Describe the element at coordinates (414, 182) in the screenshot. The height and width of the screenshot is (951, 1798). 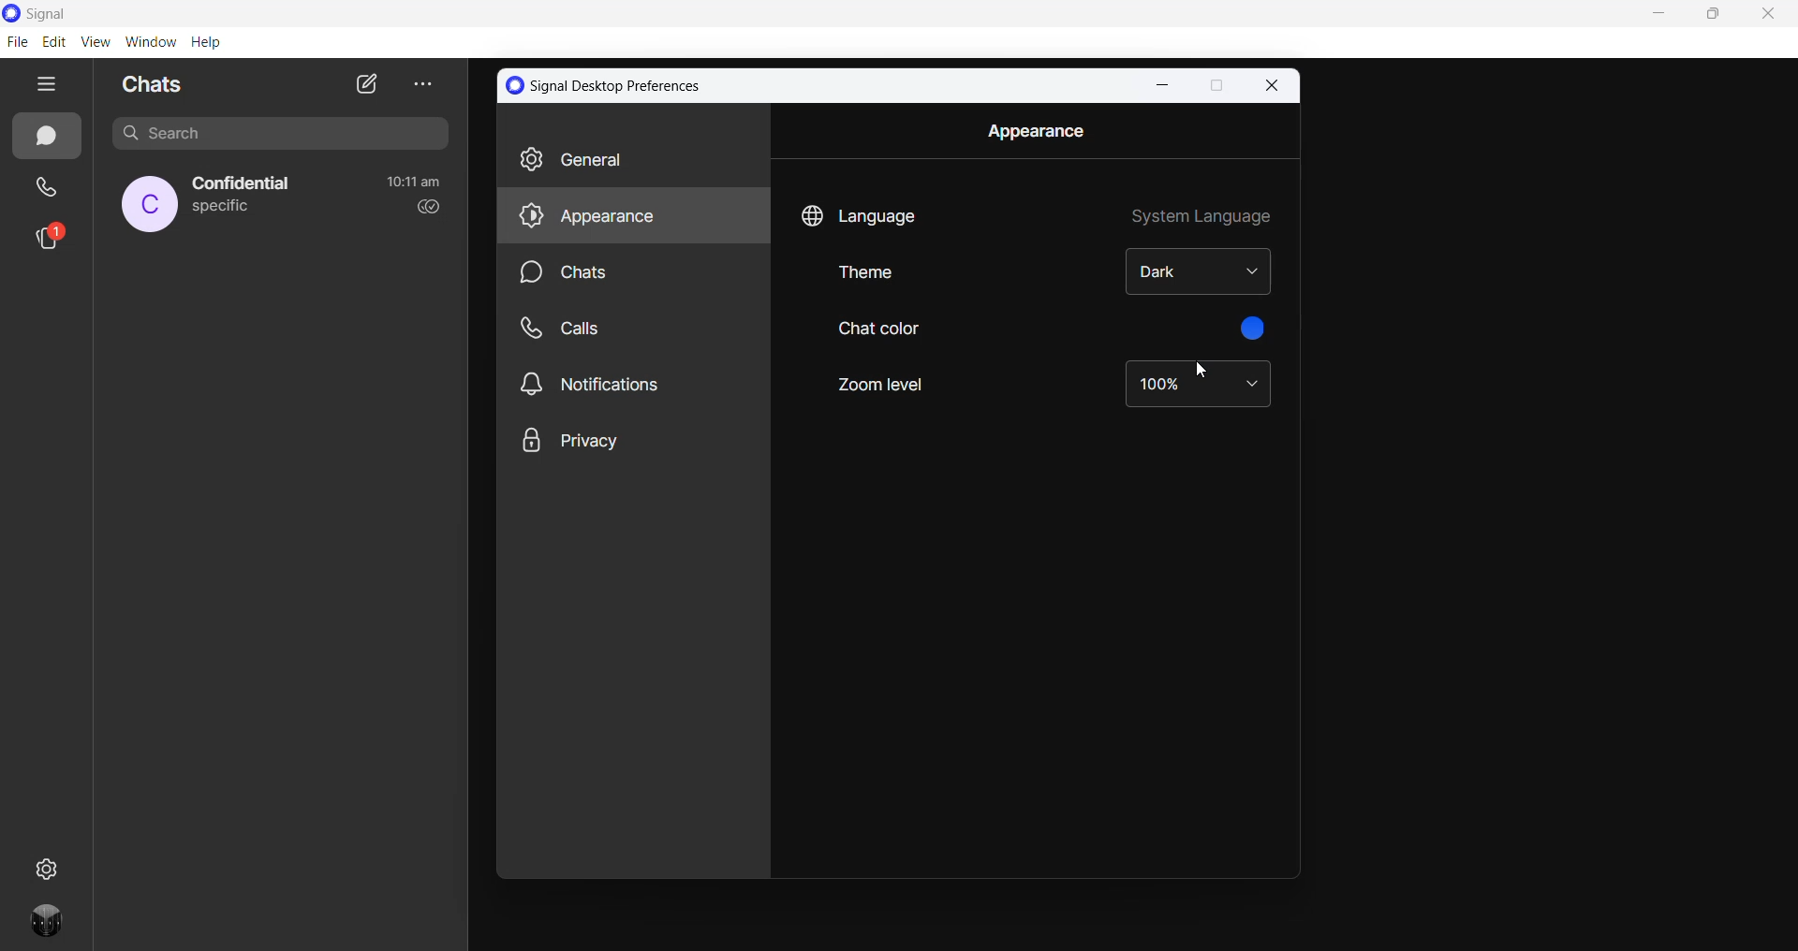
I see `timestamp` at that location.